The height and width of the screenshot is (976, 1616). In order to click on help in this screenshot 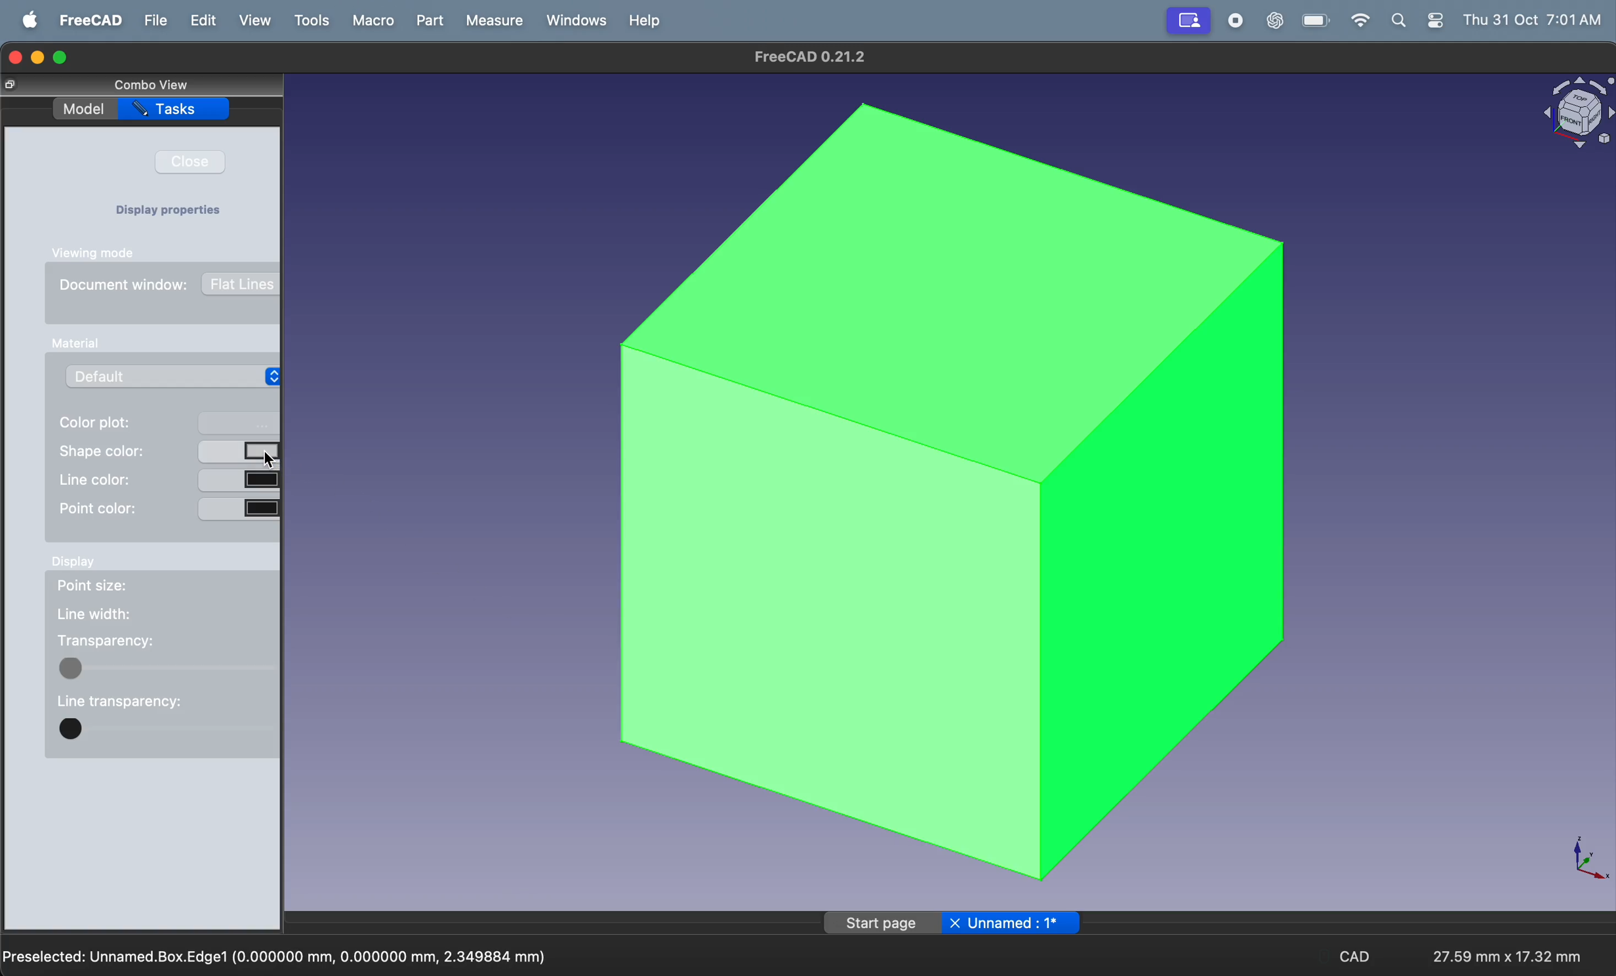, I will do `click(644, 20)`.